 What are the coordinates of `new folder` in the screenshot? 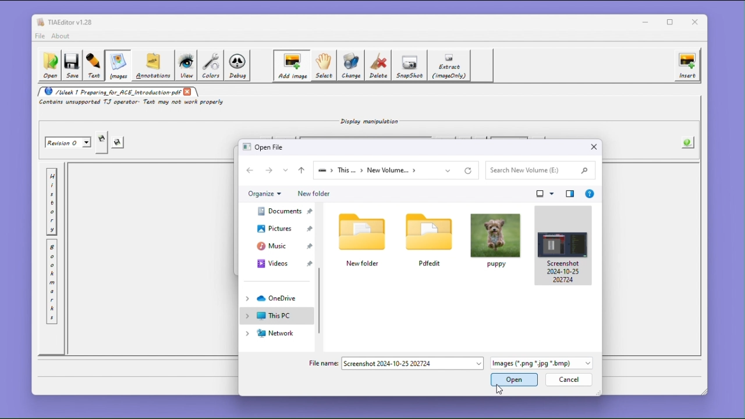 It's located at (364, 239).